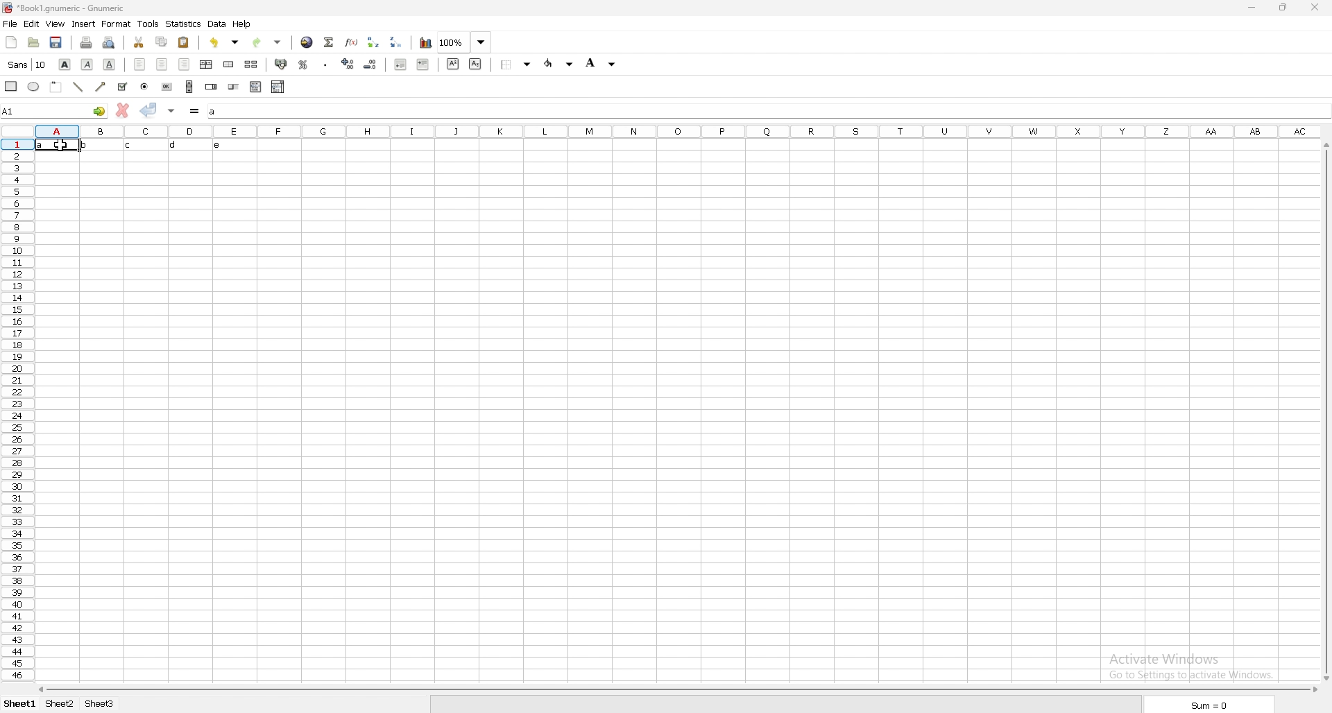 This screenshot has height=713, width=1332. Describe the element at coordinates (352, 42) in the screenshot. I see `function` at that location.